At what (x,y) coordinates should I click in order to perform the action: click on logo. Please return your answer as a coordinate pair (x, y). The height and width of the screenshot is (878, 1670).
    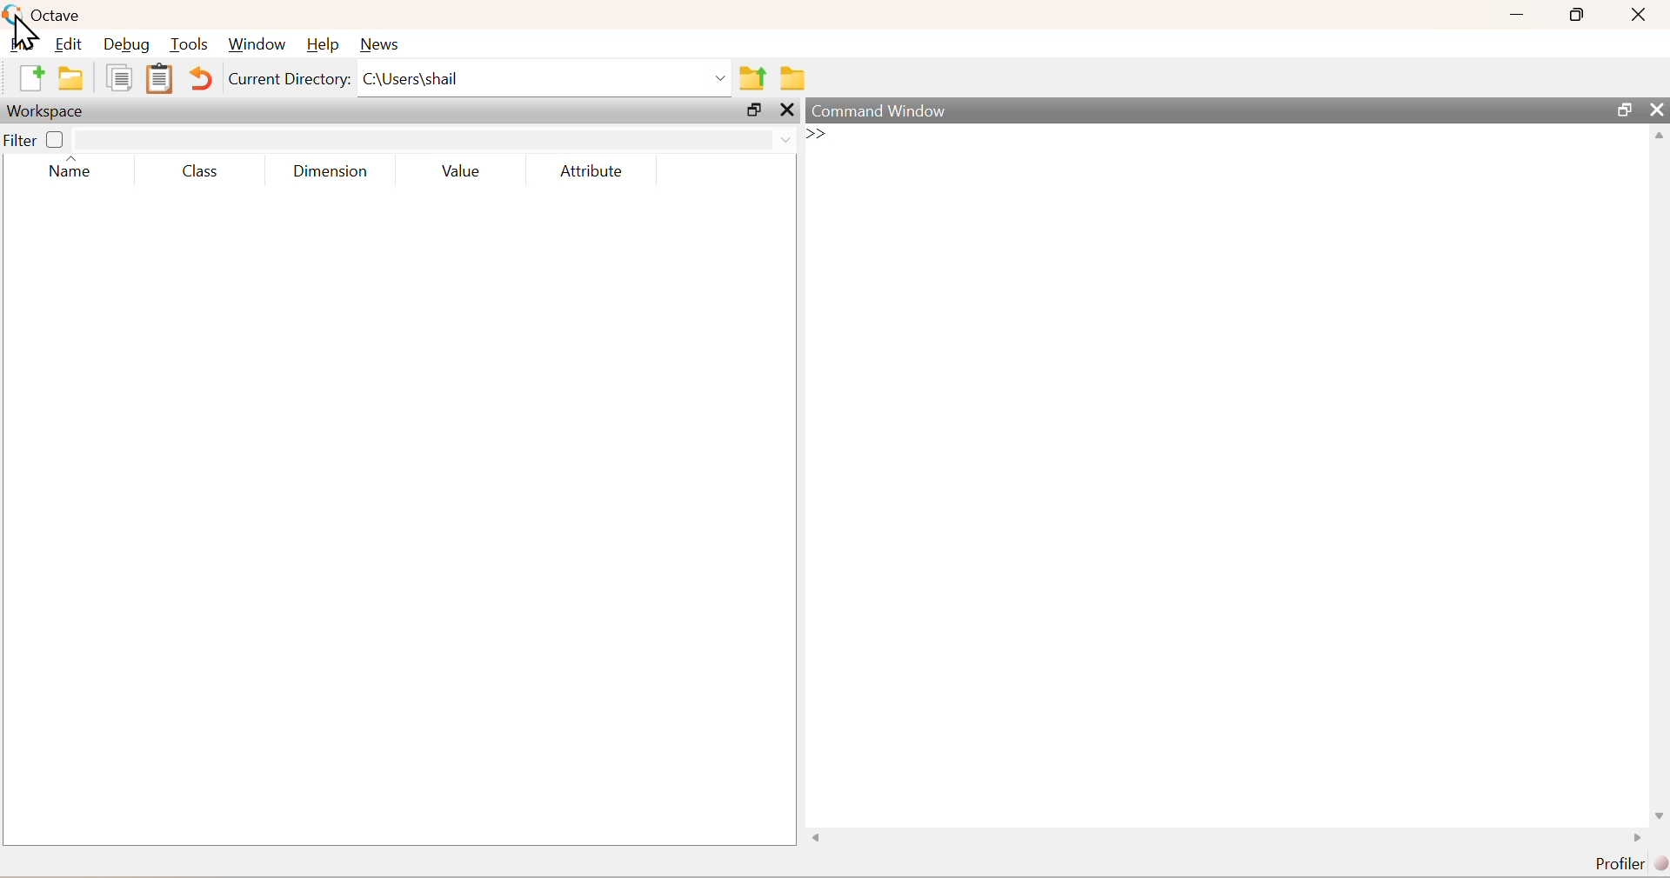
    Looking at the image, I should click on (12, 15).